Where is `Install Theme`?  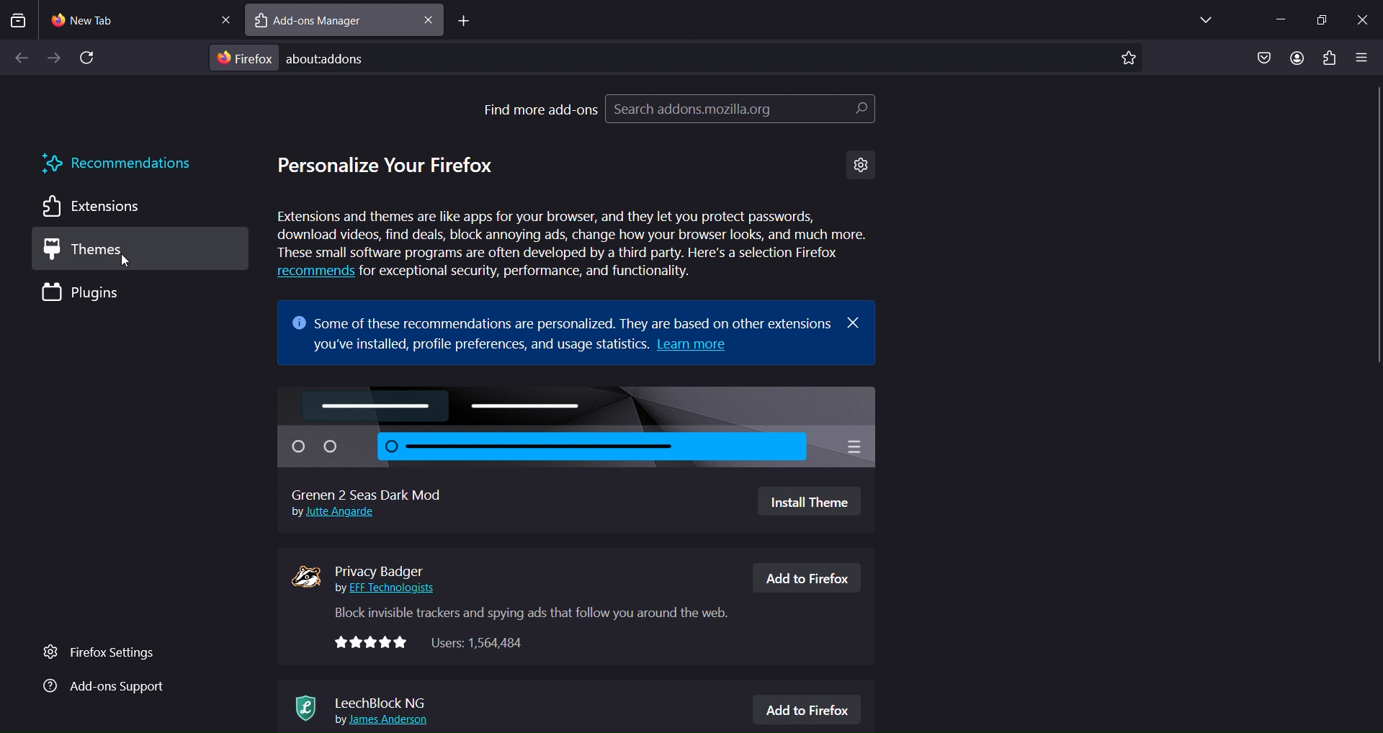
Install Theme is located at coordinates (808, 503).